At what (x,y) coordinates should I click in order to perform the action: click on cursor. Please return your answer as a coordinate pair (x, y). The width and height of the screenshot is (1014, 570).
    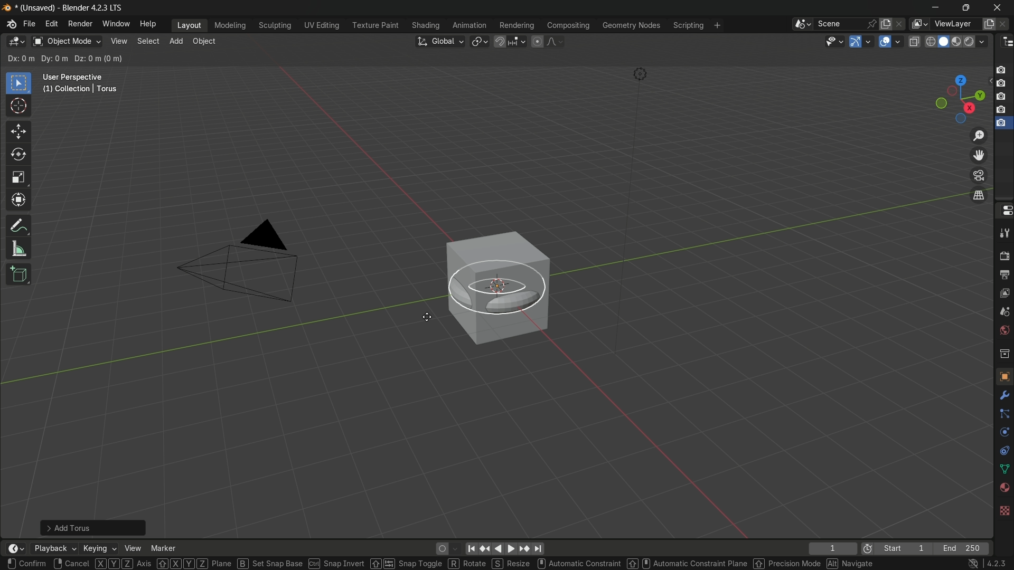
    Looking at the image, I should click on (426, 318).